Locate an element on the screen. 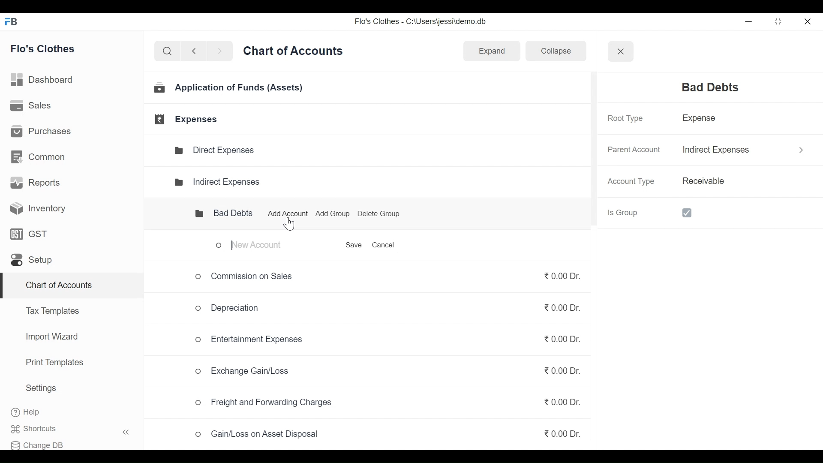  Setup is located at coordinates (31, 262).